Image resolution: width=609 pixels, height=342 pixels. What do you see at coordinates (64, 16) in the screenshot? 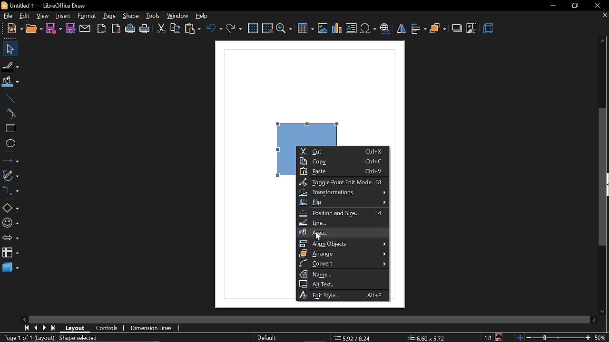
I see `Insert` at bounding box center [64, 16].